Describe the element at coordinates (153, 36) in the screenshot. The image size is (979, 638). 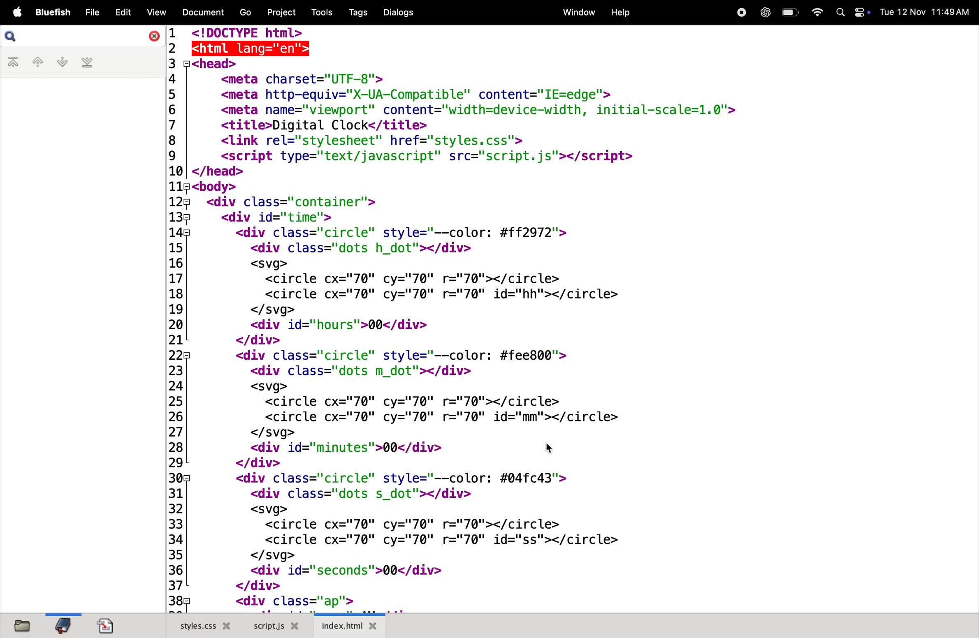
I see `close` at that location.